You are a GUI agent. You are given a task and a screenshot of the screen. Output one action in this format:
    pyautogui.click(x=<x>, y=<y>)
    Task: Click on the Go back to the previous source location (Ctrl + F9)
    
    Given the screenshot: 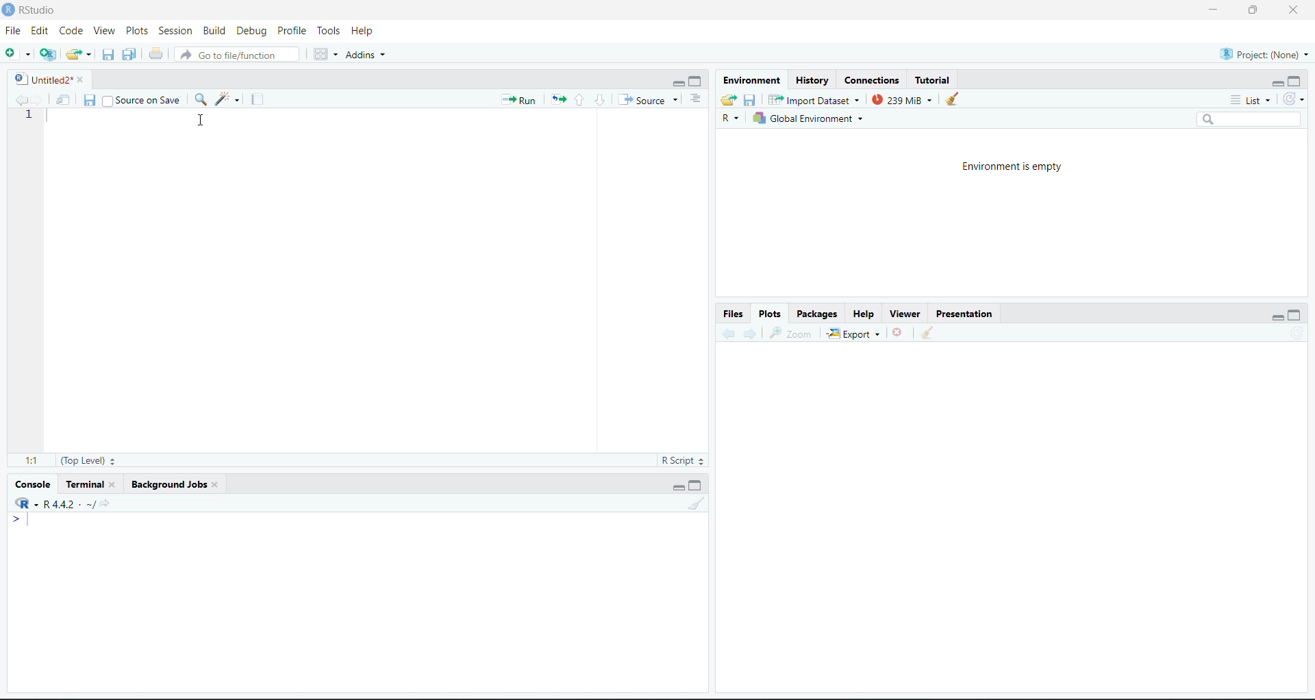 What is the action you would take?
    pyautogui.click(x=723, y=332)
    